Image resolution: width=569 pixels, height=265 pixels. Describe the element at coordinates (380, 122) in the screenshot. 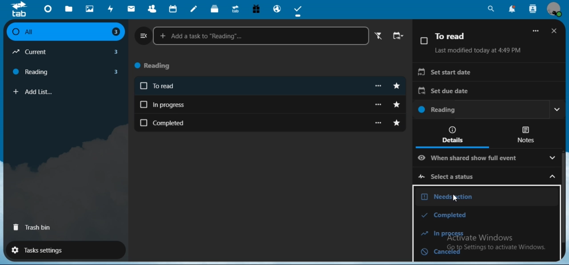

I see `more` at that location.